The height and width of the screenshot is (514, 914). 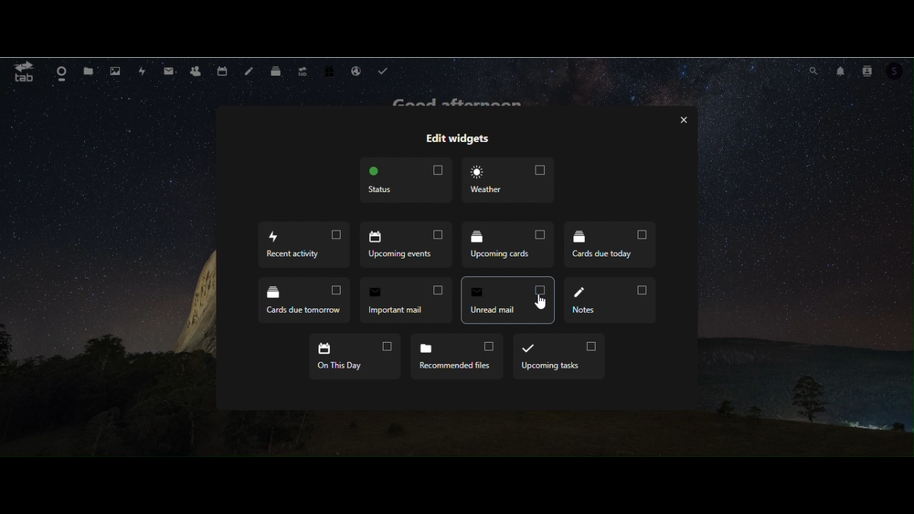 I want to click on Important mail, so click(x=405, y=302).